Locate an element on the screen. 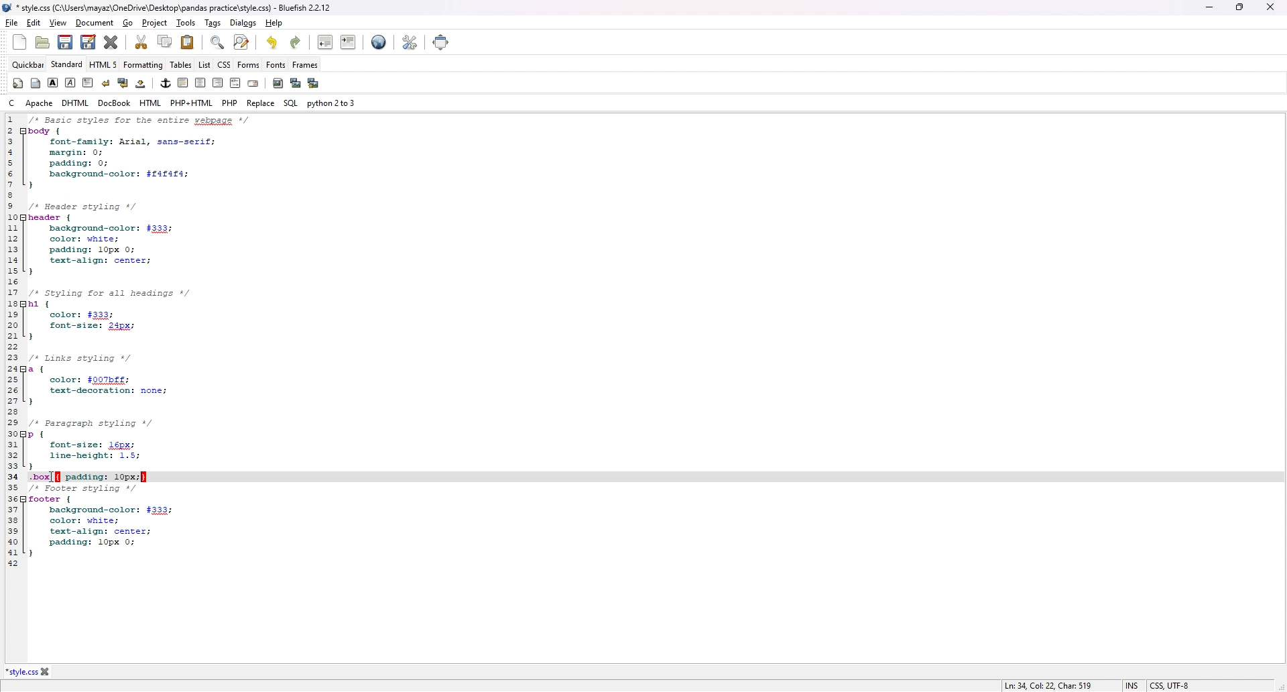 Image resolution: width=1287 pixels, height=692 pixels. html is located at coordinates (151, 103).